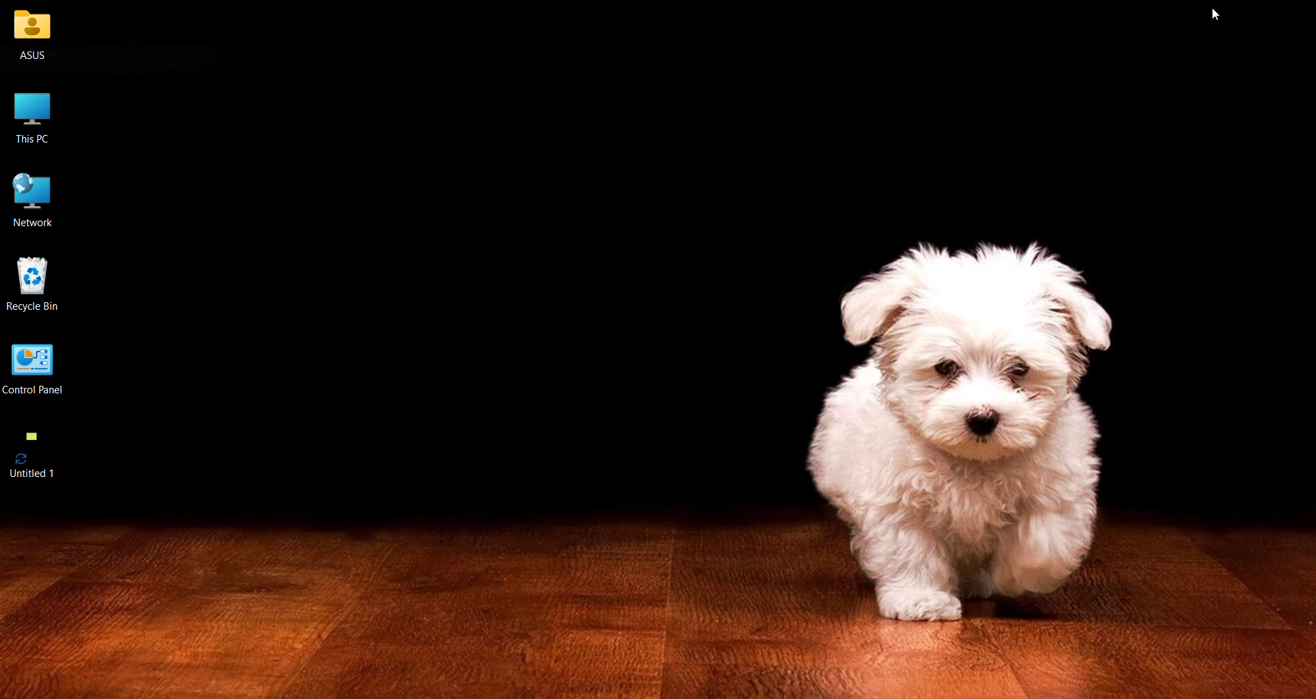 Image resolution: width=1316 pixels, height=699 pixels. I want to click on screen wallpaper, so click(653, 338).